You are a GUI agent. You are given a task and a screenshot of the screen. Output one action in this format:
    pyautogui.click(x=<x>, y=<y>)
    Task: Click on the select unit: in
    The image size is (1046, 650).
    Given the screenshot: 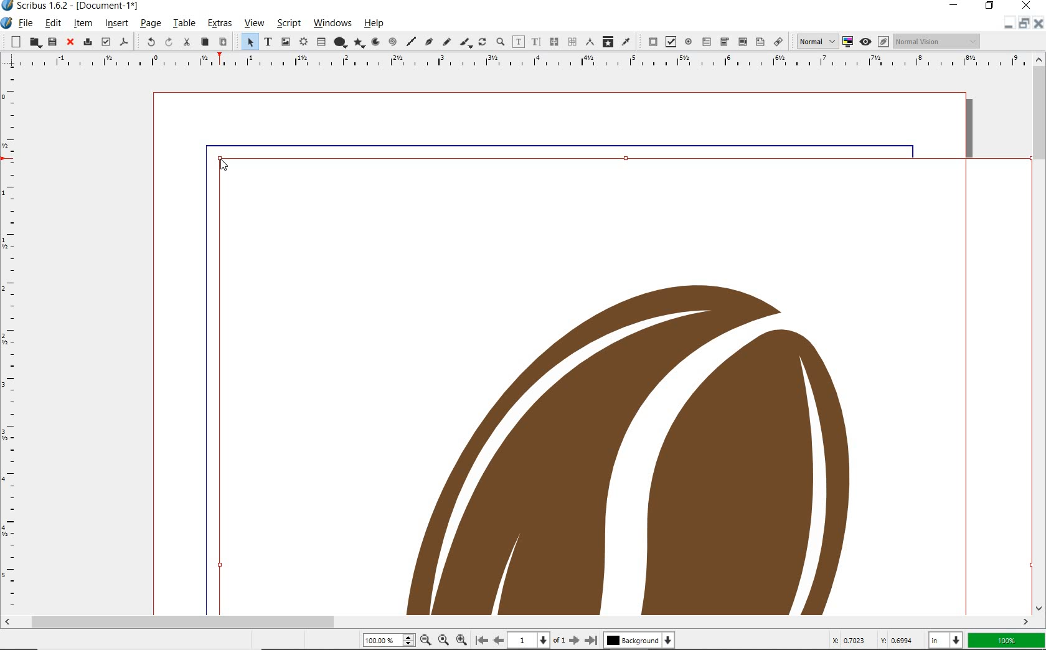 What is the action you would take?
    pyautogui.click(x=947, y=641)
    